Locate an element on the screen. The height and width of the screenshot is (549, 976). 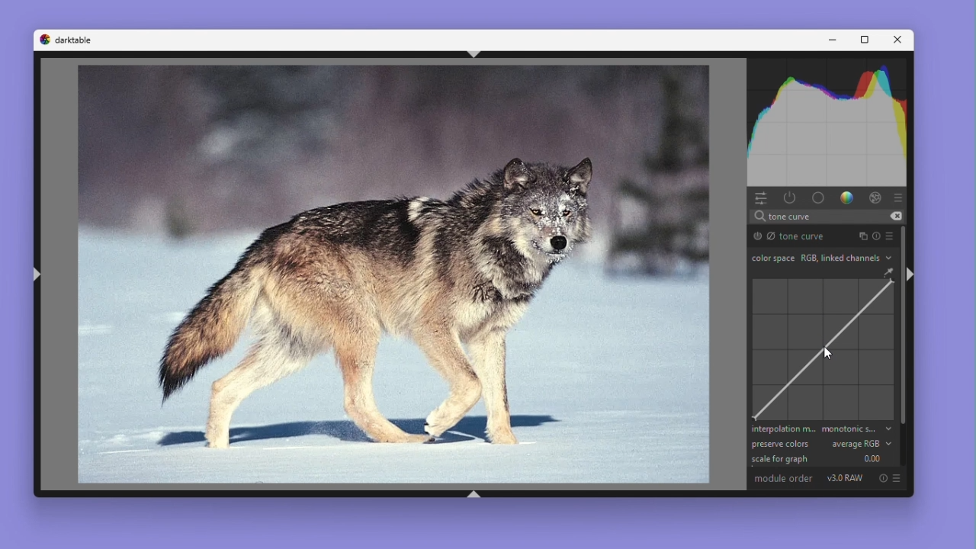
GUI Color Picker is located at coordinates (887, 273).